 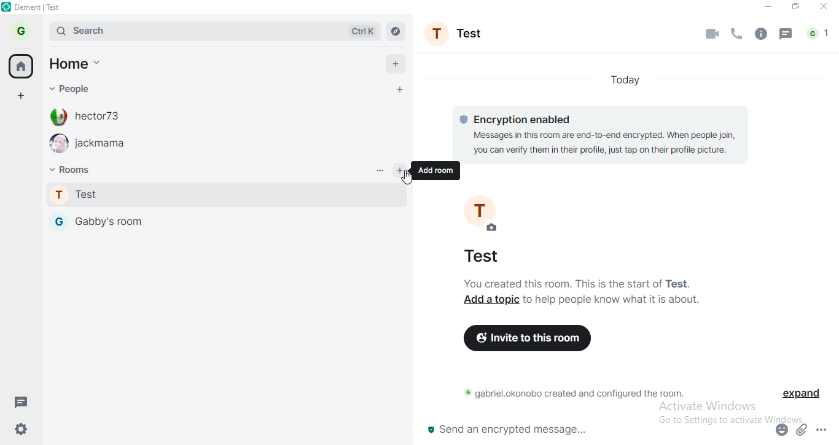 I want to click on video call, so click(x=714, y=34).